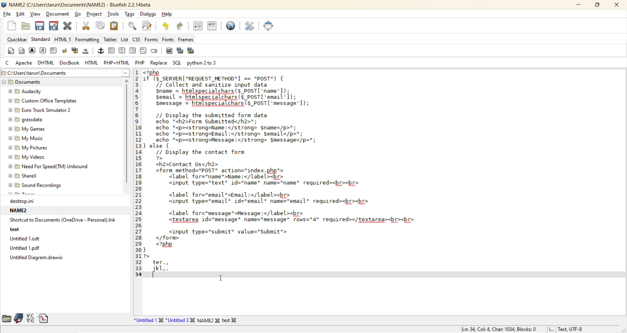 The height and width of the screenshot is (333, 627). I want to click on break and clear, so click(76, 52).